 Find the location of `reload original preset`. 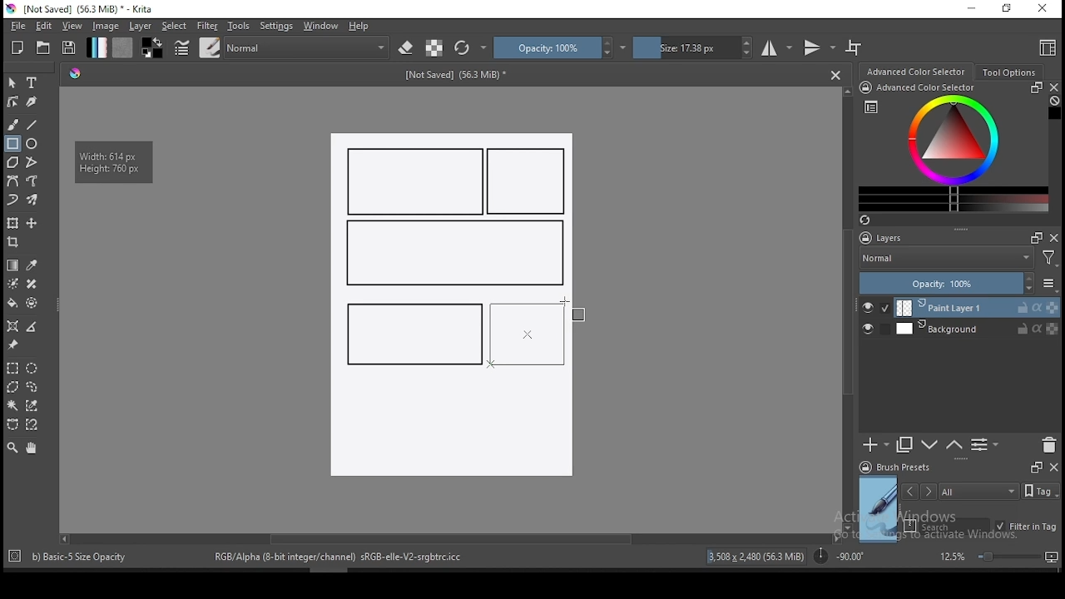

reload original preset is located at coordinates (471, 47).